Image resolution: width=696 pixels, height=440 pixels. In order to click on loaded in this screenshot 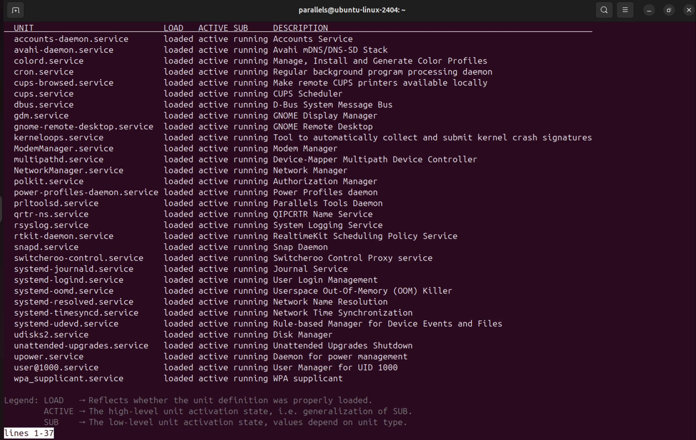, I will do `click(181, 357)`.